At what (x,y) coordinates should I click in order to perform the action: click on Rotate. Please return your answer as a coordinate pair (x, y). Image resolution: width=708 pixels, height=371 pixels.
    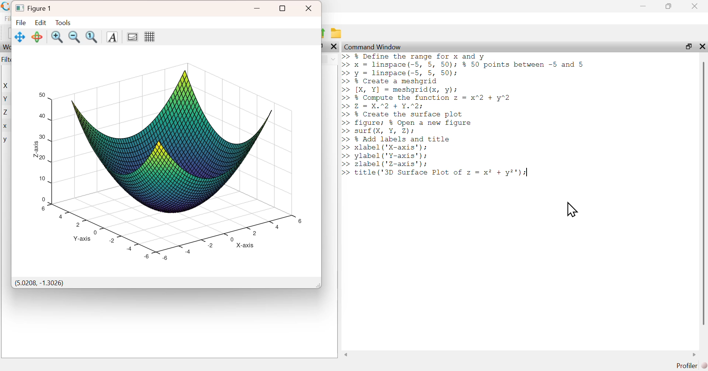
    Looking at the image, I should click on (38, 37).